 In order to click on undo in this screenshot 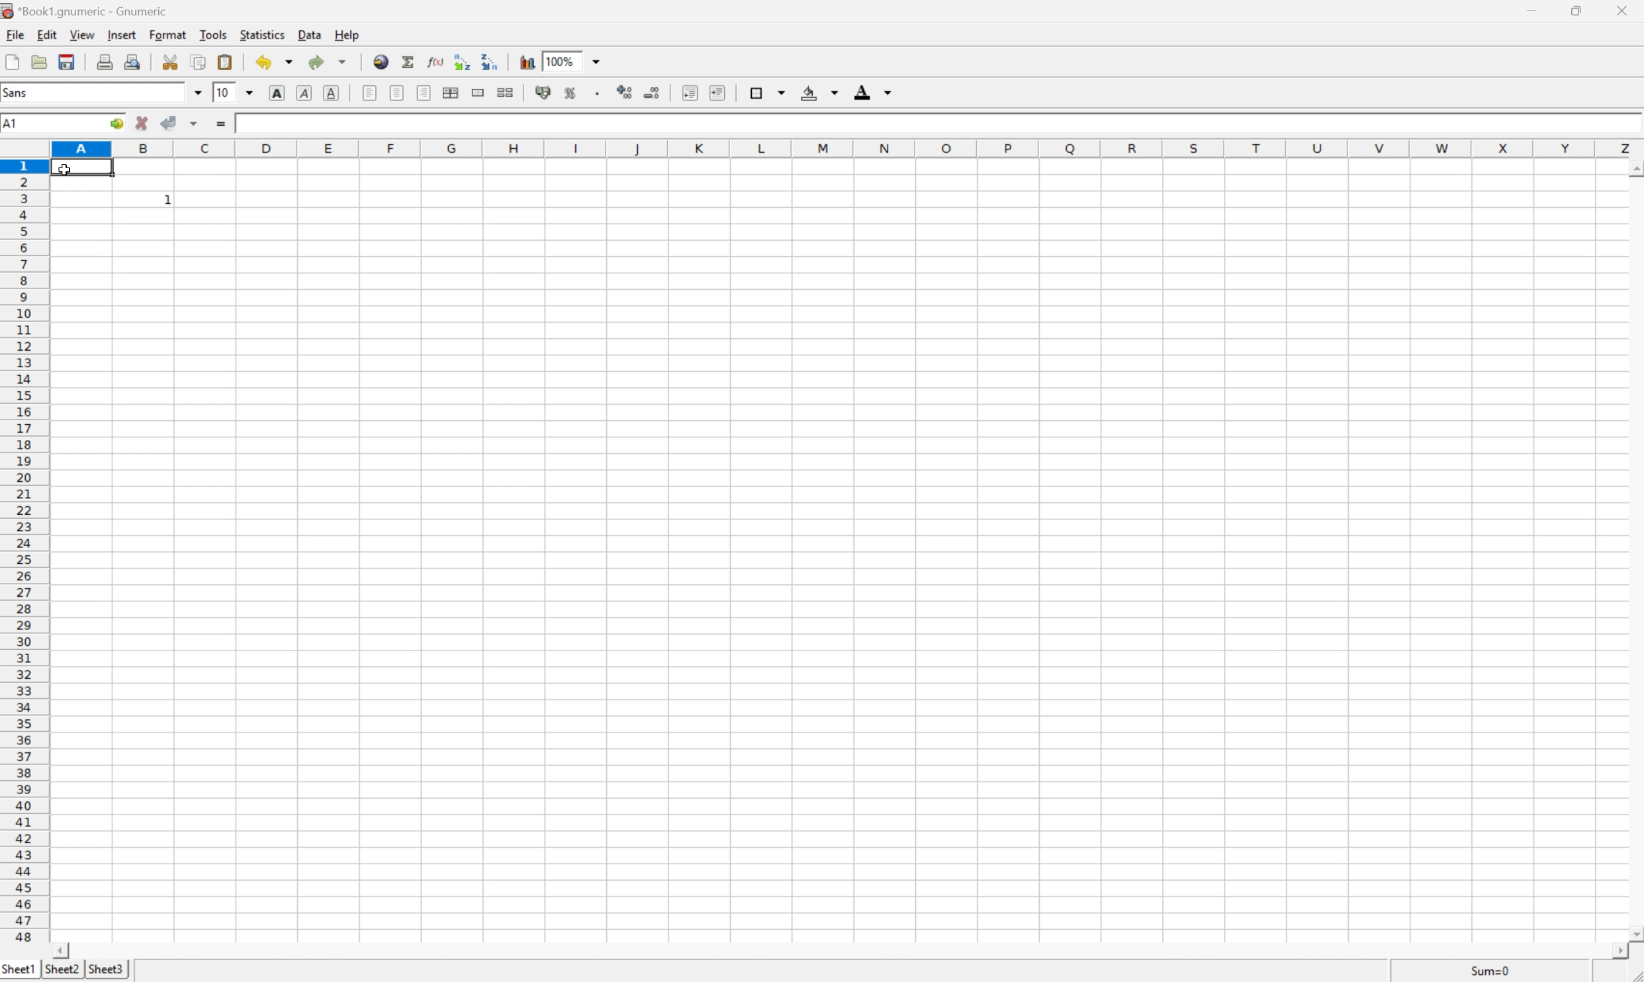, I will do `click(275, 62)`.